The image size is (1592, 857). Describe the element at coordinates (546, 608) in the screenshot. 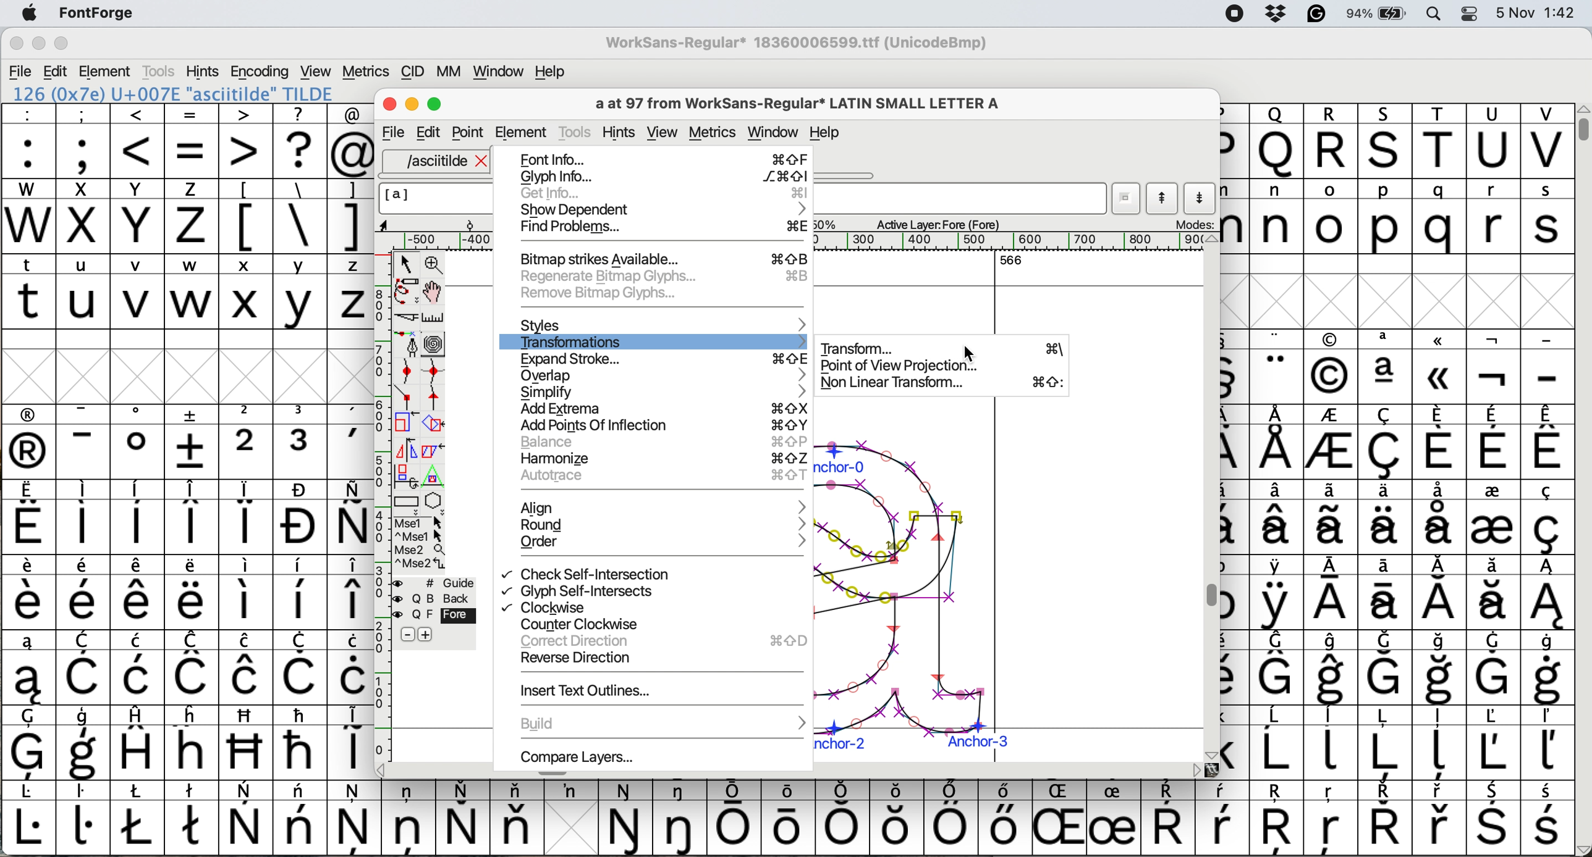

I see `clockwise` at that location.